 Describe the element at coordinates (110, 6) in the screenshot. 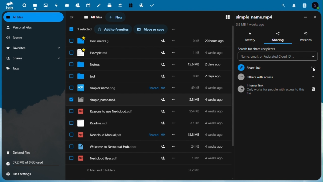

I see `deck` at that location.